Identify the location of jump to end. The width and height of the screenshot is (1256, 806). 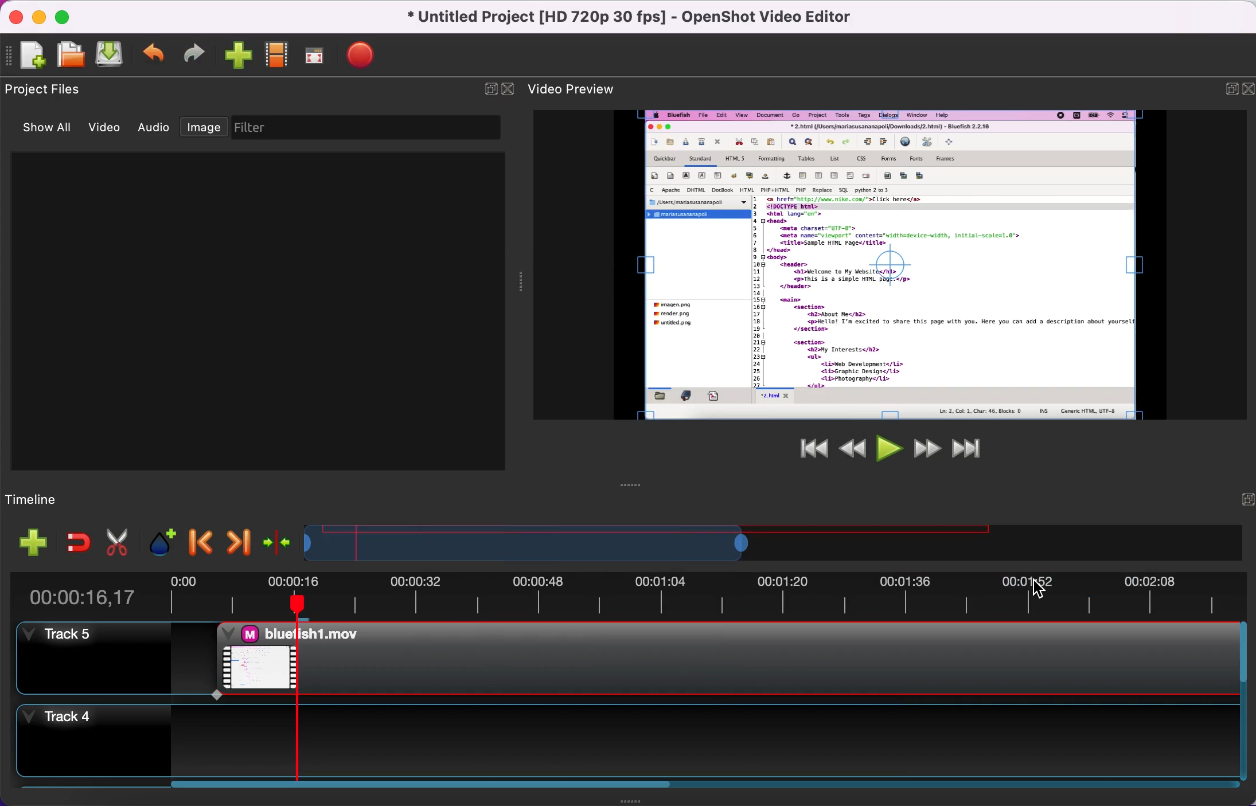
(967, 447).